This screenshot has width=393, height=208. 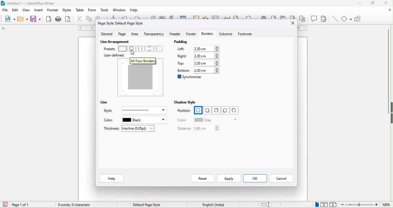 I want to click on , so click(x=28, y=9).